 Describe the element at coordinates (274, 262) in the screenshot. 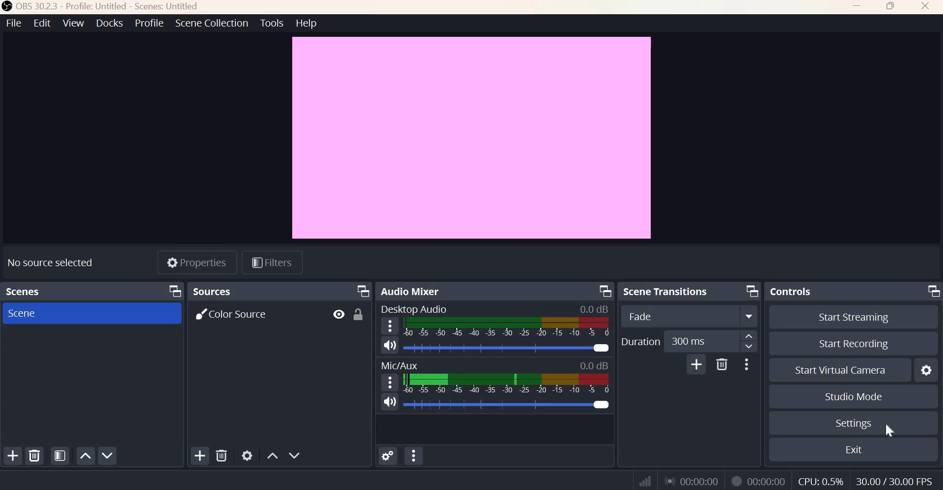

I see `Open source filters` at that location.